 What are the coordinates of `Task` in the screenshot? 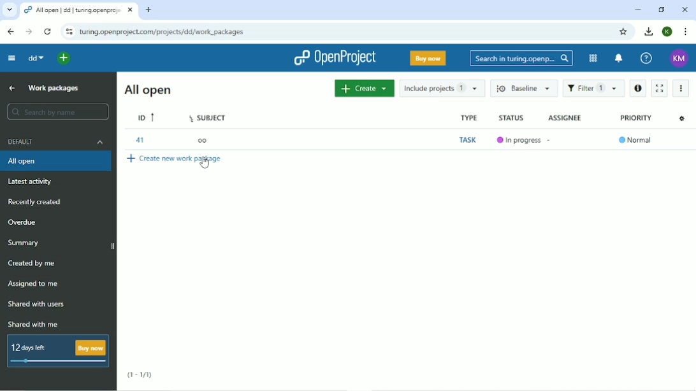 It's located at (467, 139).